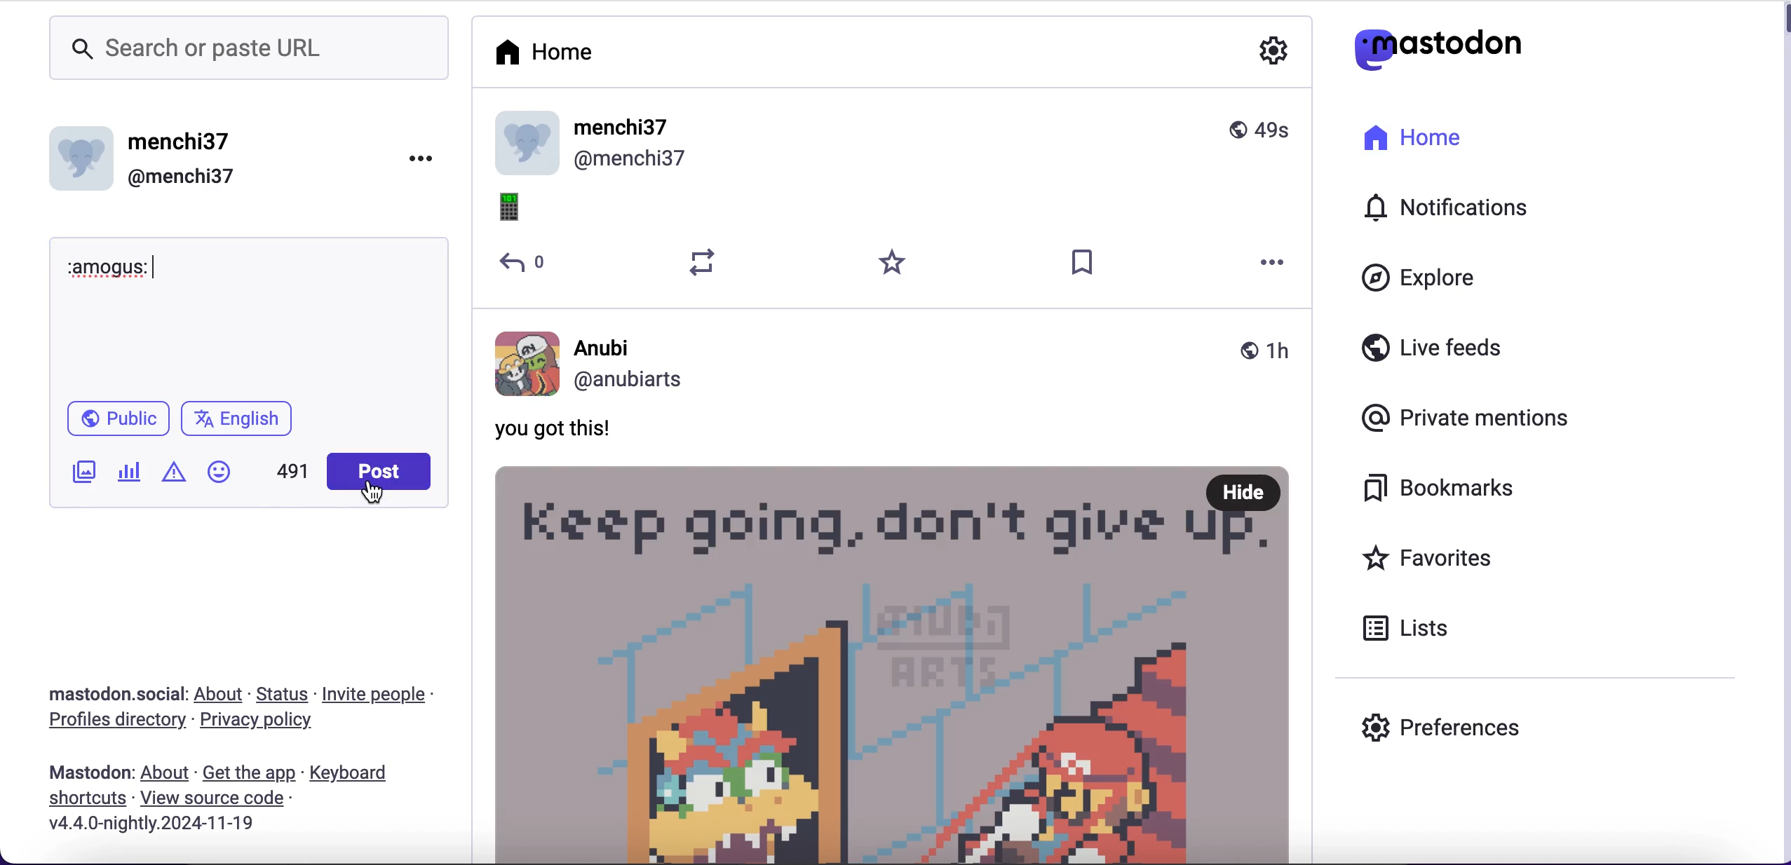  What do you see at coordinates (82, 800) in the screenshot?
I see `shortcuts` at bounding box center [82, 800].